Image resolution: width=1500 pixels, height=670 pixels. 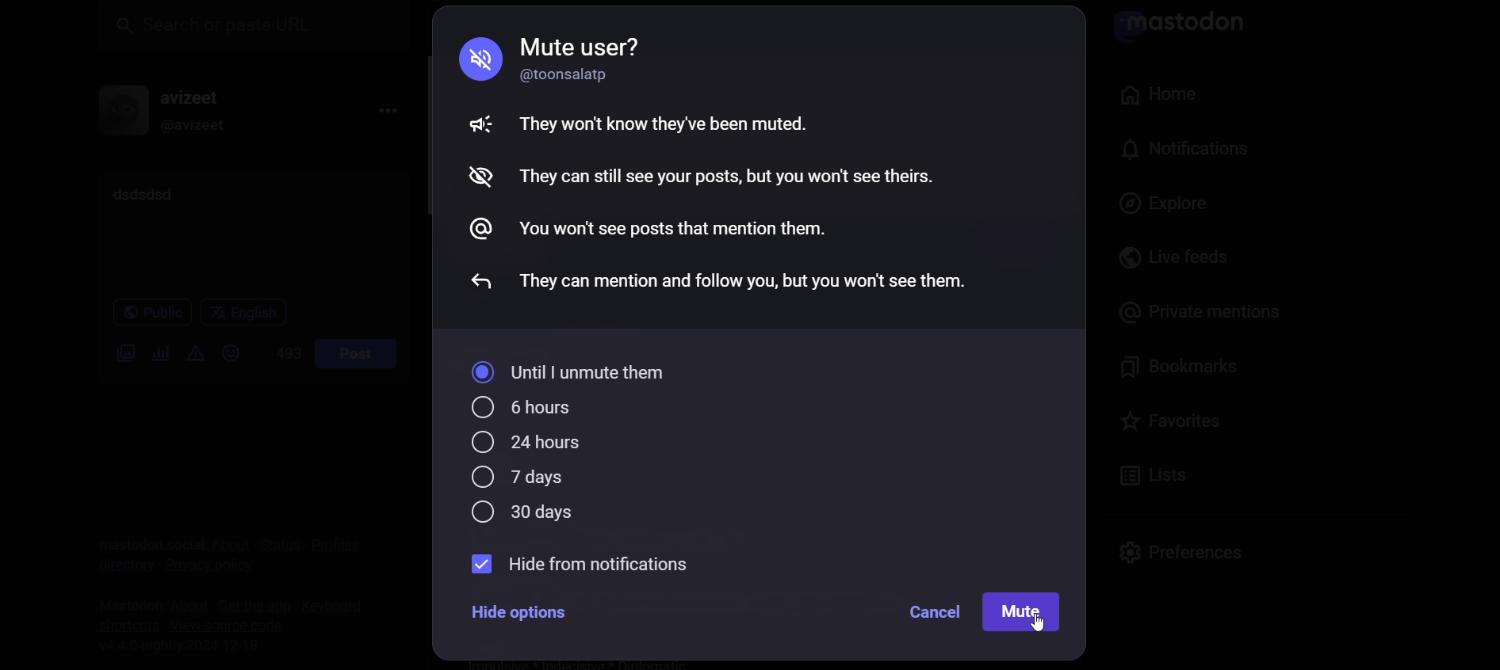 I want to click on , so click(x=584, y=74).